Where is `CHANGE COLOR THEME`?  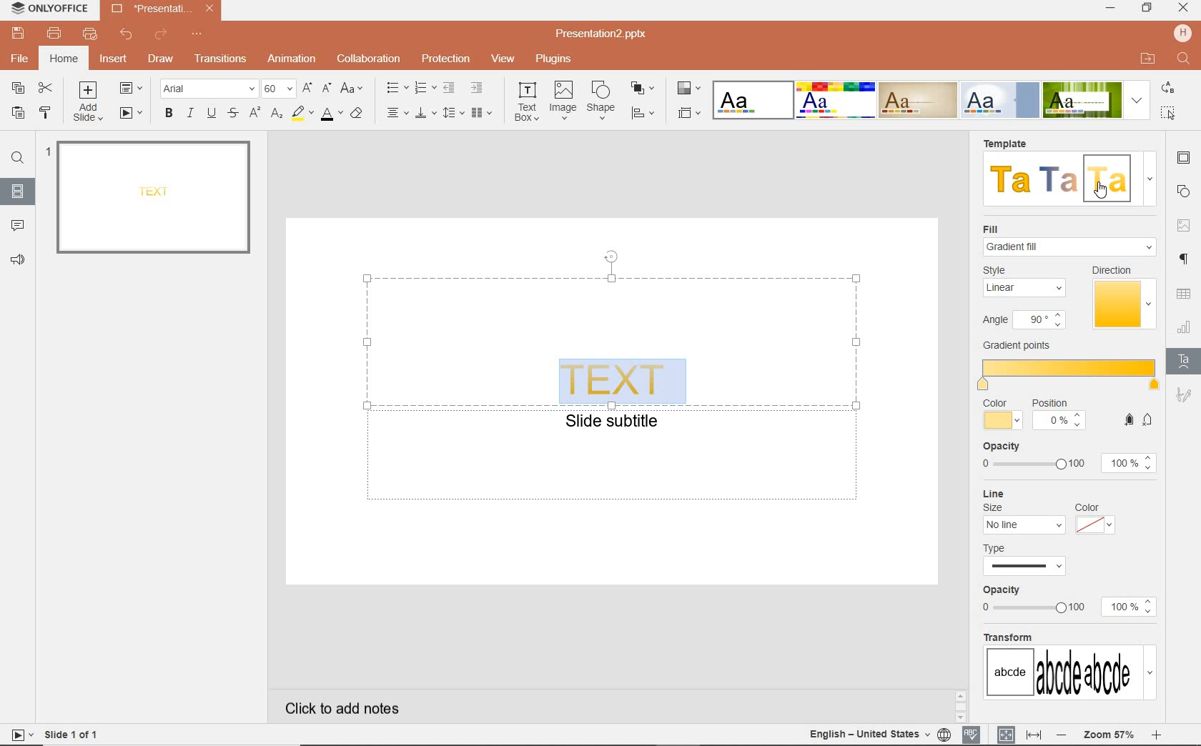
CHANGE COLOR THEME is located at coordinates (688, 89).